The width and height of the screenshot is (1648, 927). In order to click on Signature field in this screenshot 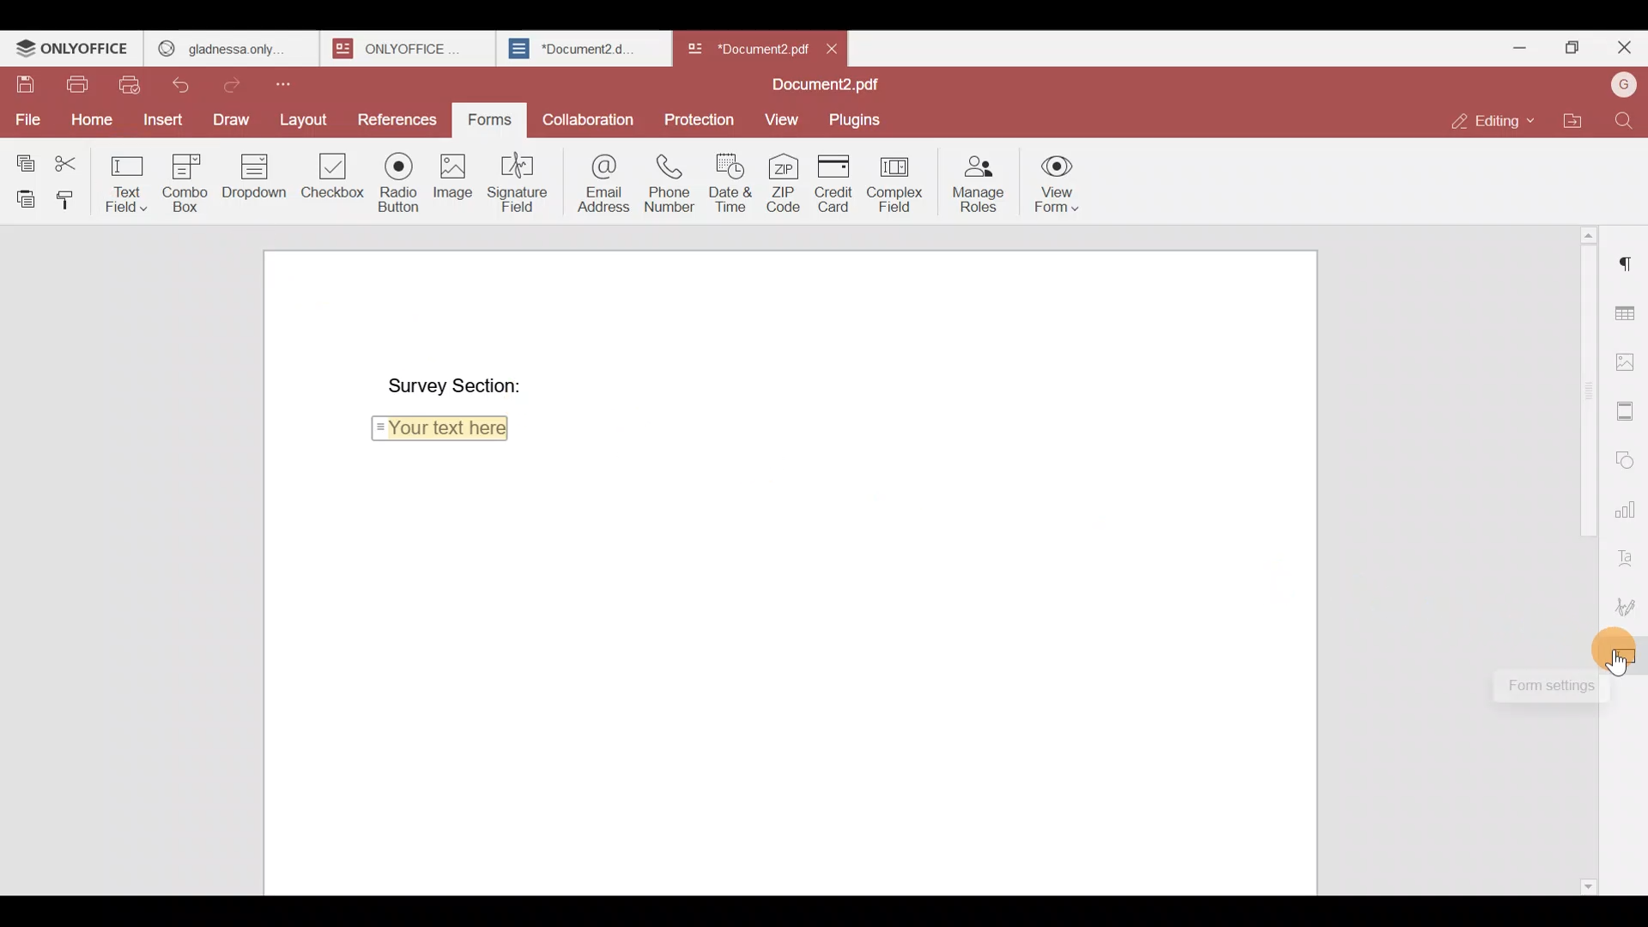, I will do `click(522, 181)`.